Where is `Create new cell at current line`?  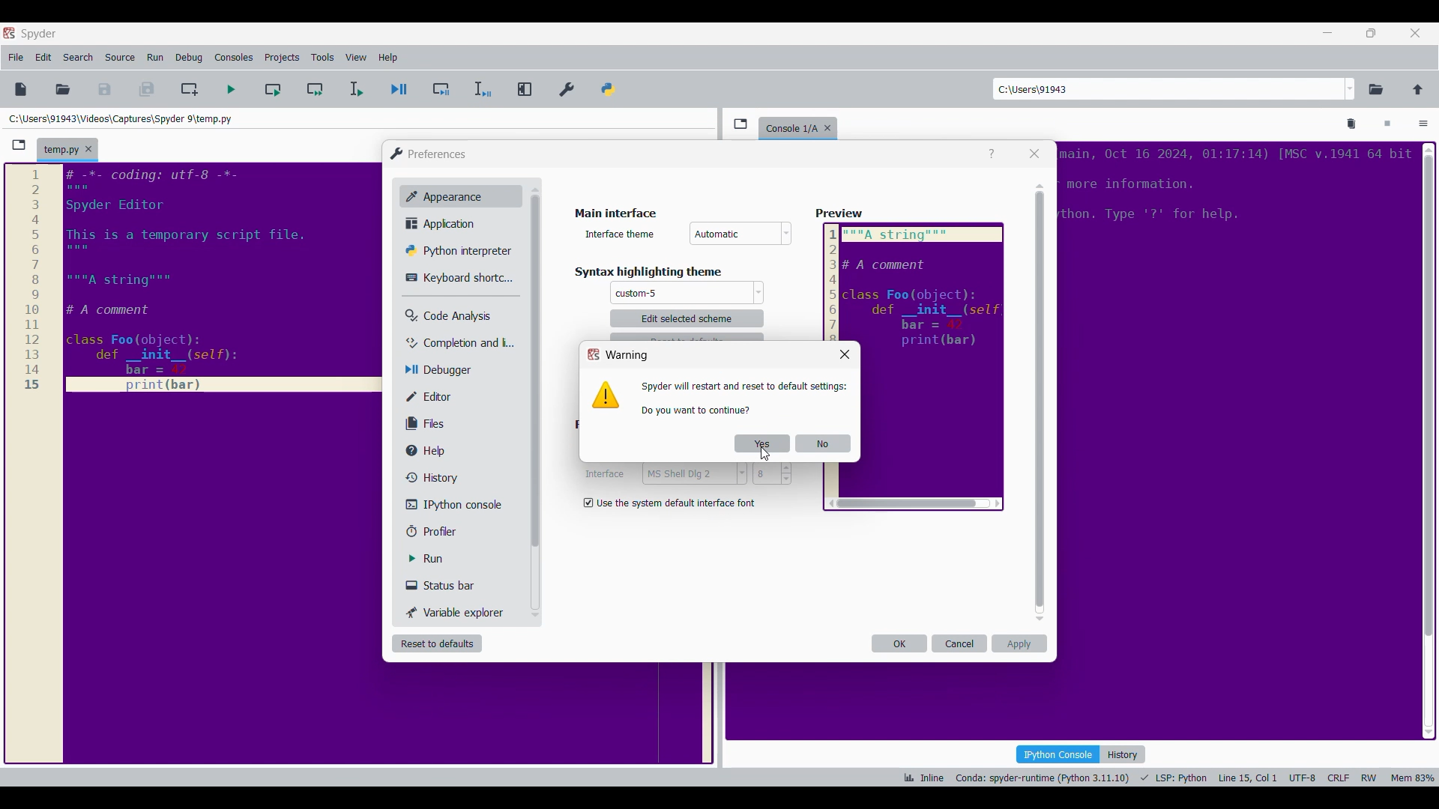
Create new cell at current line is located at coordinates (190, 89).